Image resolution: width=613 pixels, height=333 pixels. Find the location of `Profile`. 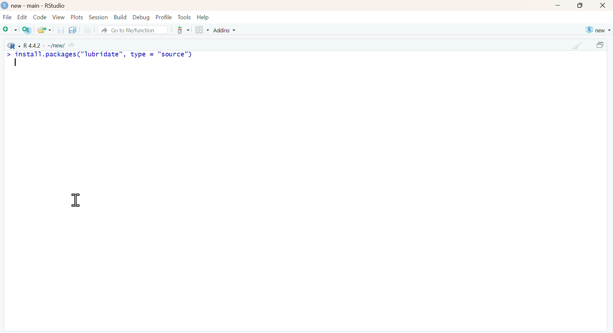

Profile is located at coordinates (164, 17).